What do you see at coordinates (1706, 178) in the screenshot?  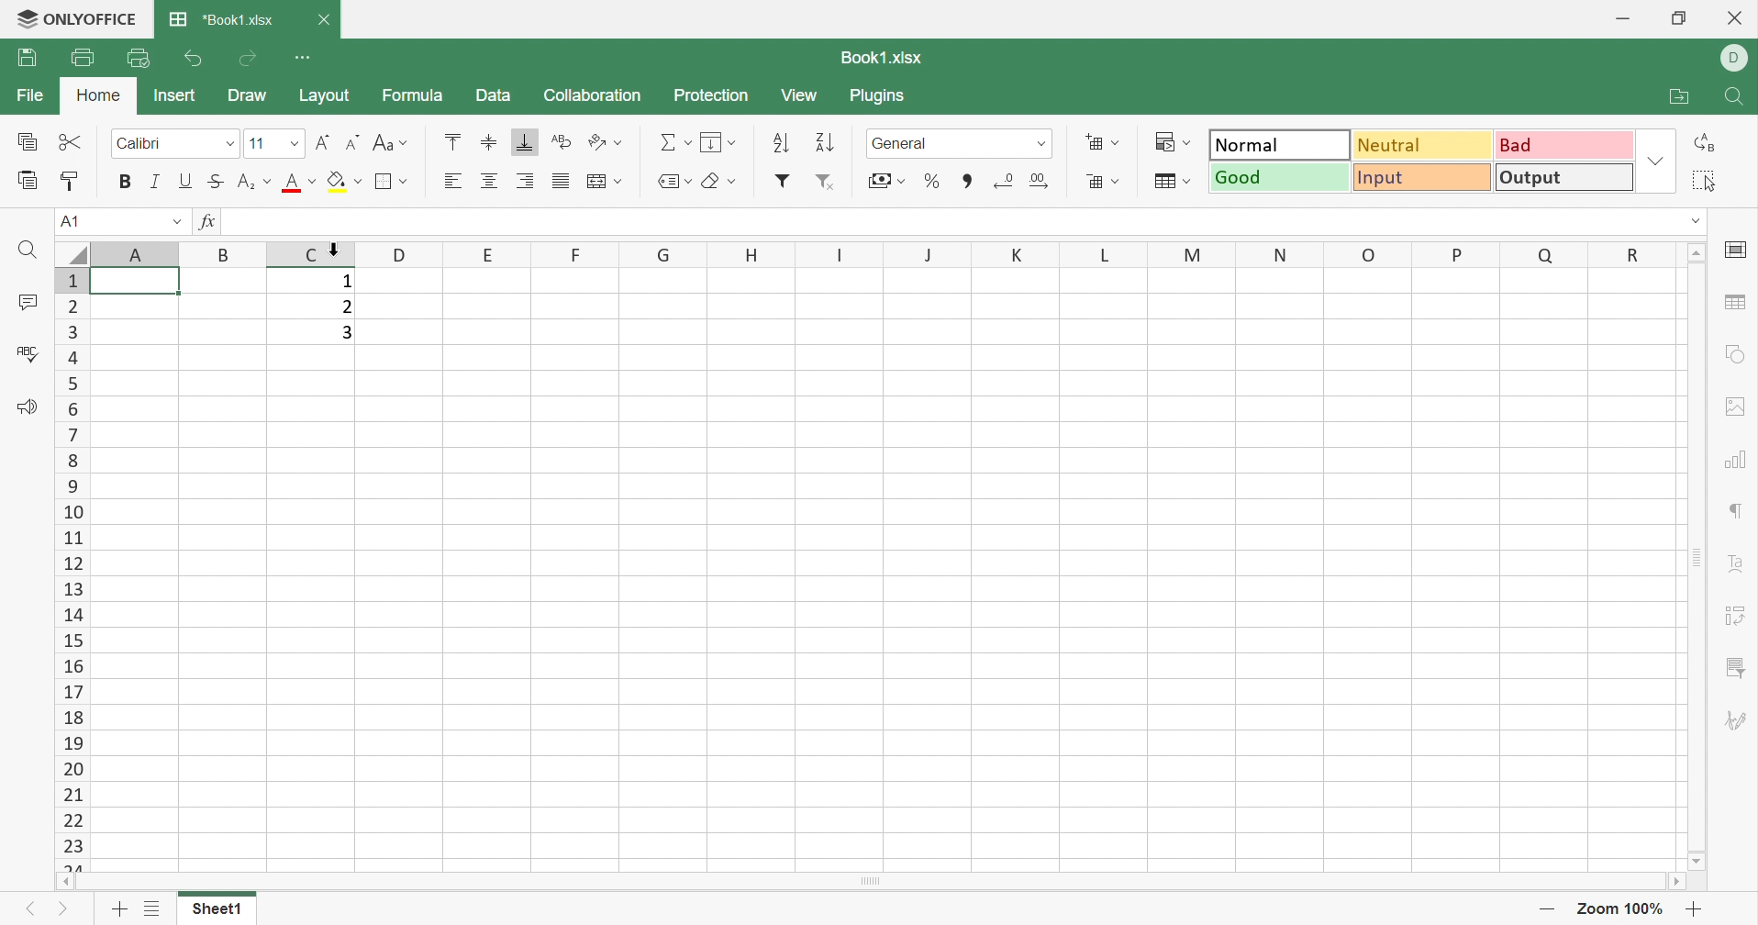 I see `Select all` at bounding box center [1706, 178].